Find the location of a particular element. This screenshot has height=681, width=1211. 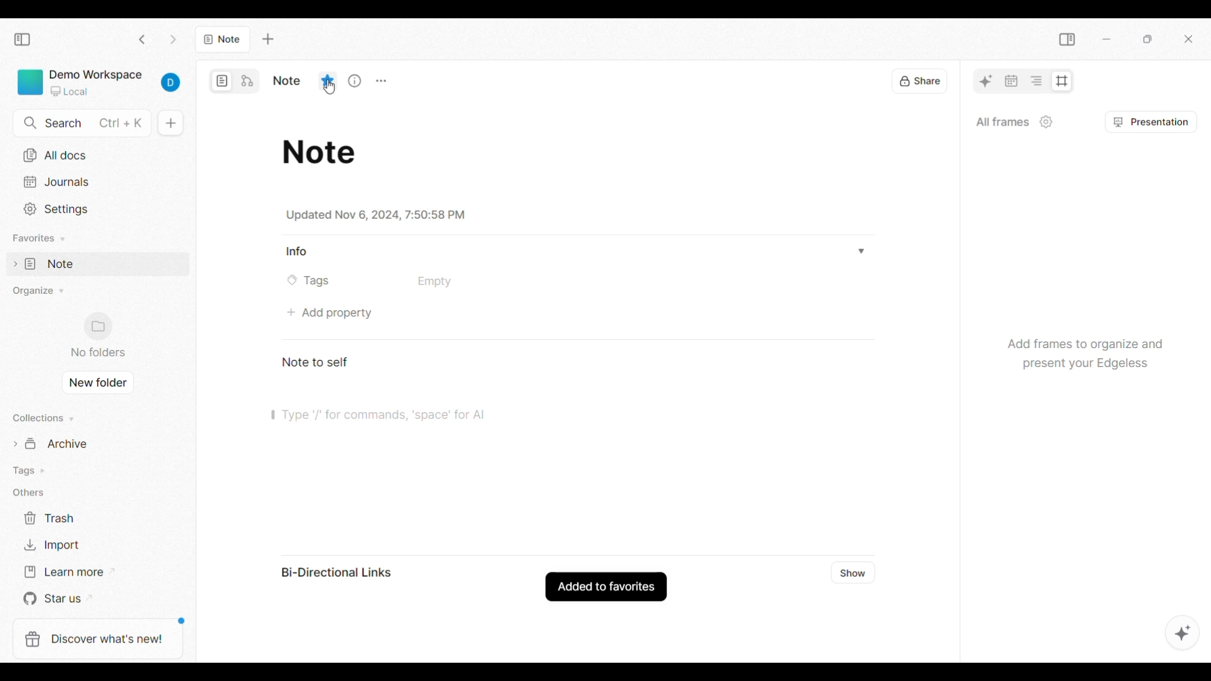

Show/Hide links is located at coordinates (854, 573).